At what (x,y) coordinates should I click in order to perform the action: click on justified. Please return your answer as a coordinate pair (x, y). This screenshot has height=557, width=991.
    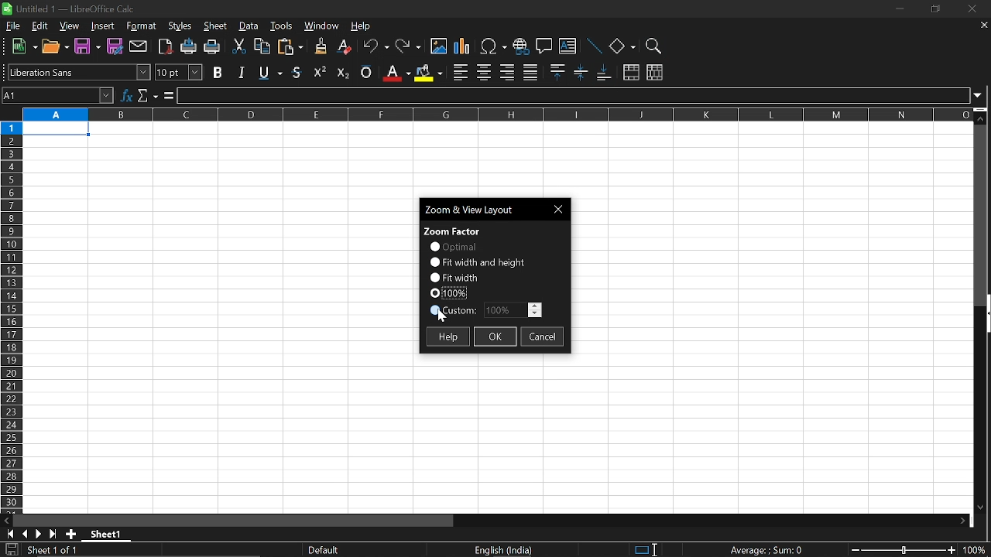
    Looking at the image, I should click on (531, 73).